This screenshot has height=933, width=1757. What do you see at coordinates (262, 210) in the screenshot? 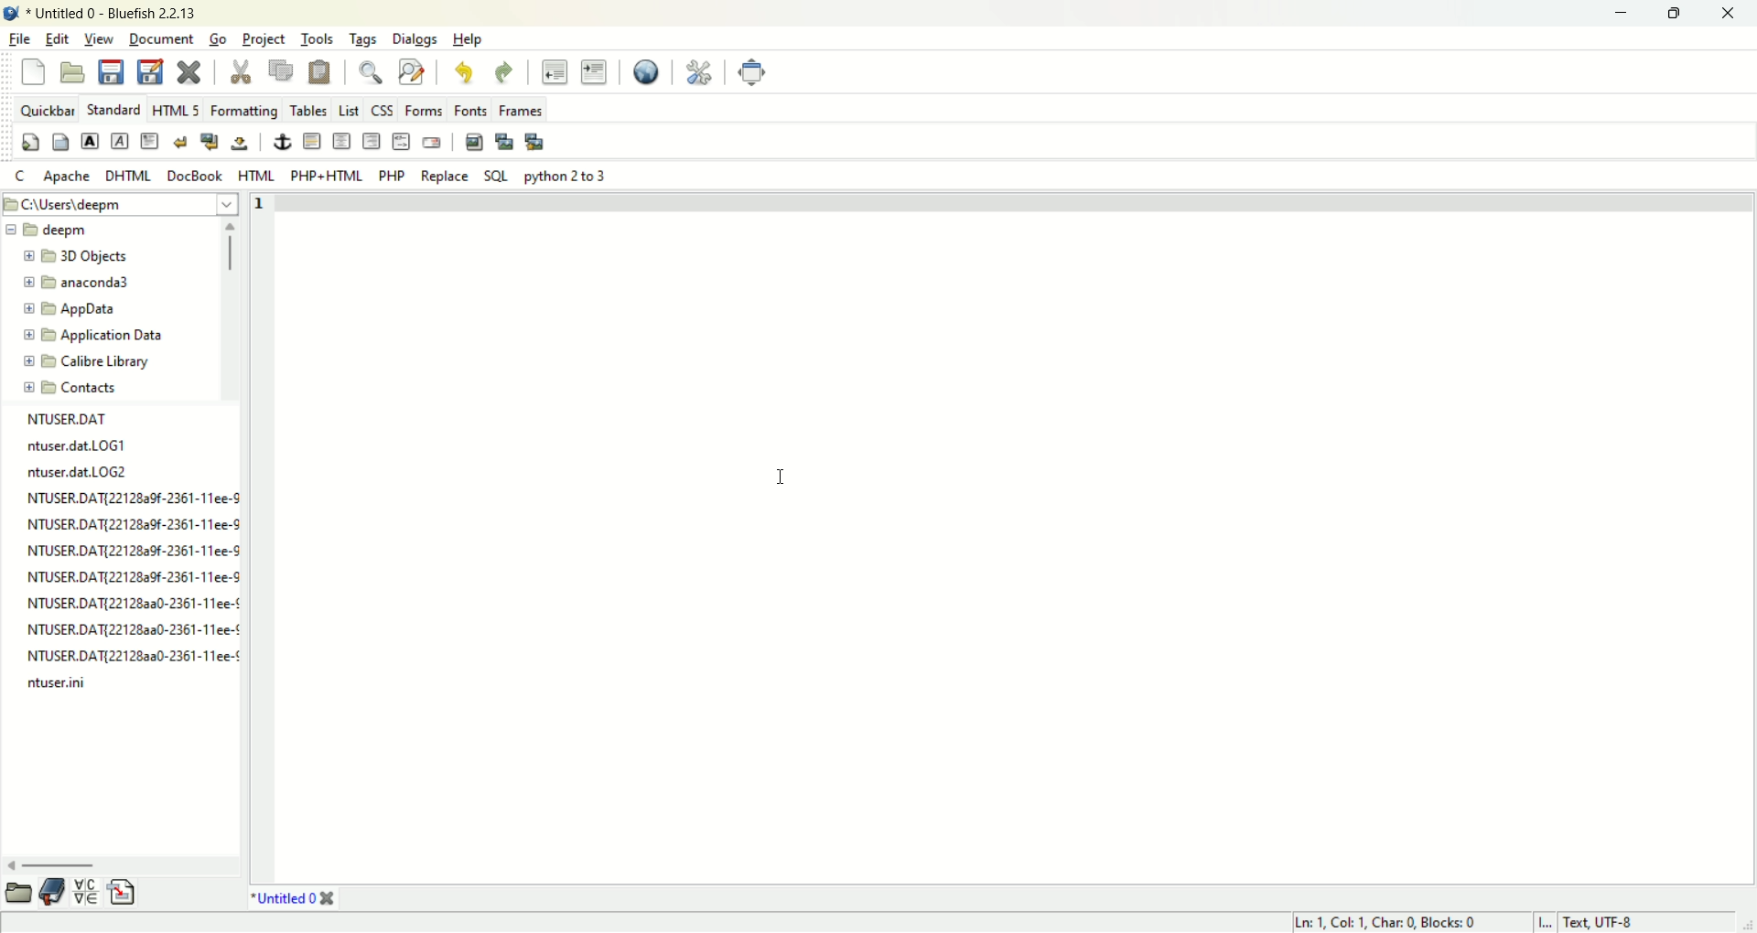
I see `Number` at bounding box center [262, 210].